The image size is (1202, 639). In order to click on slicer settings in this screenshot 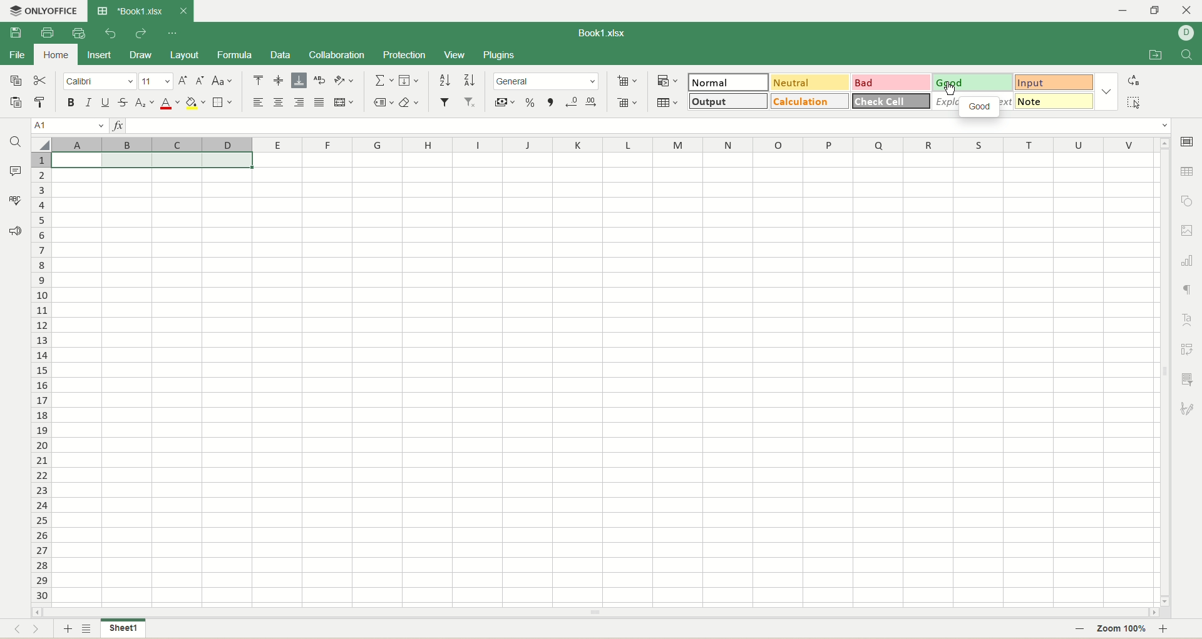, I will do `click(1189, 380)`.